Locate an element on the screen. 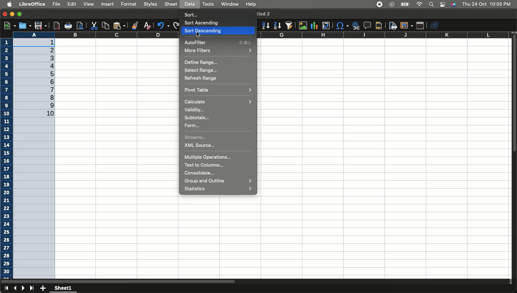 The image size is (517, 293). Close is located at coordinates (5, 14).